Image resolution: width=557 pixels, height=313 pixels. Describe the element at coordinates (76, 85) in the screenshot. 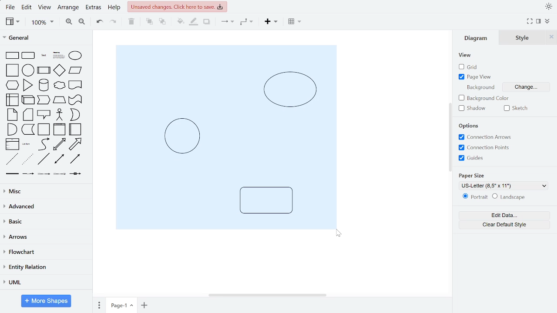

I see `document` at that location.